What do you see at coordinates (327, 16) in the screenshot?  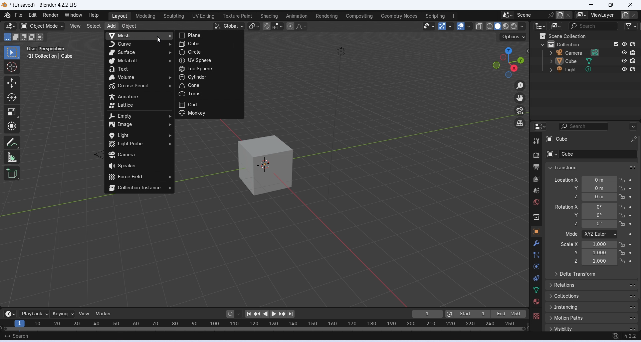 I see `Rendering` at bounding box center [327, 16].